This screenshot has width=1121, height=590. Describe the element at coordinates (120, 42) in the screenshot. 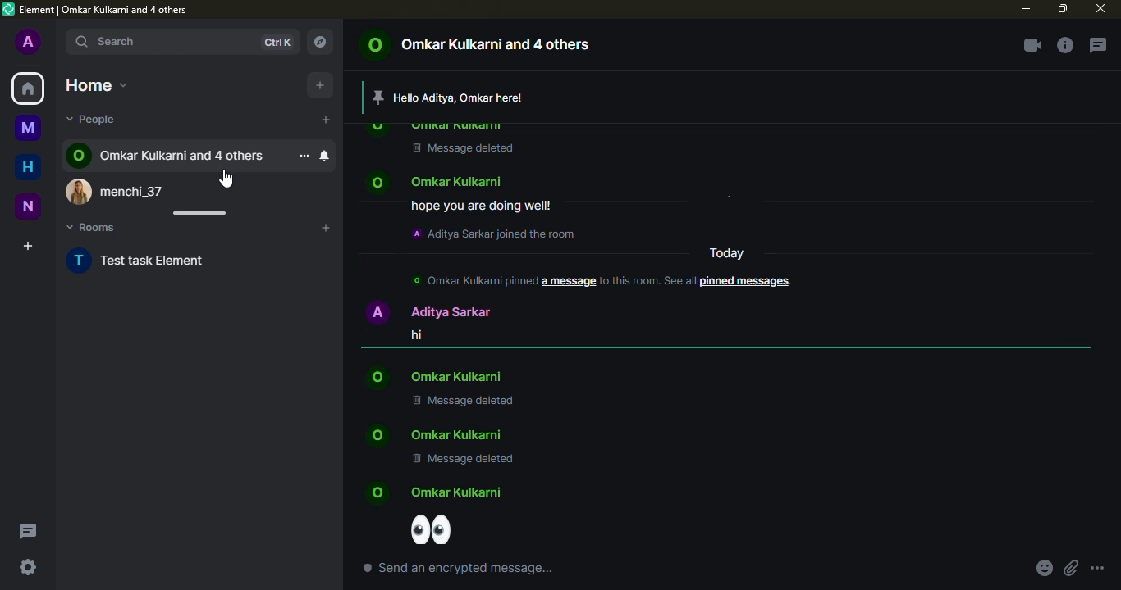

I see `search` at that location.